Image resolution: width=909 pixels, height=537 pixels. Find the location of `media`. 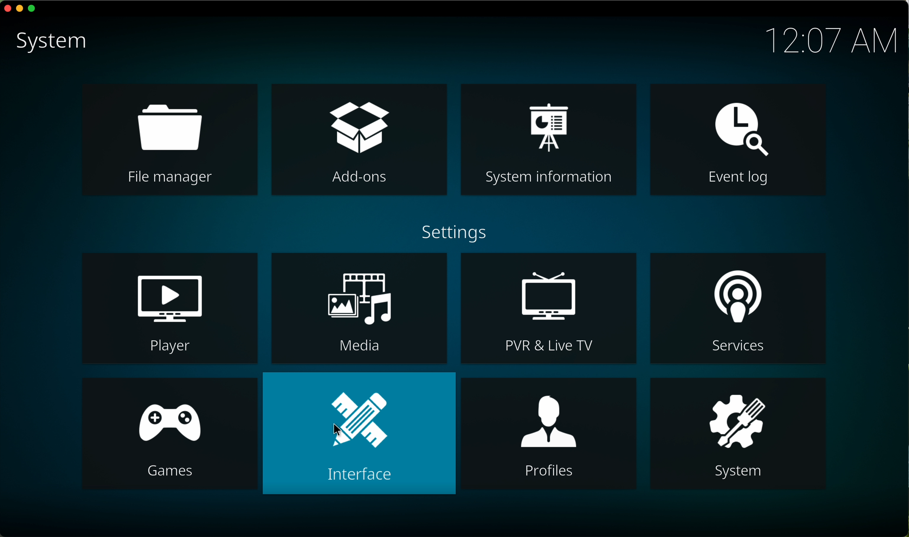

media is located at coordinates (359, 308).